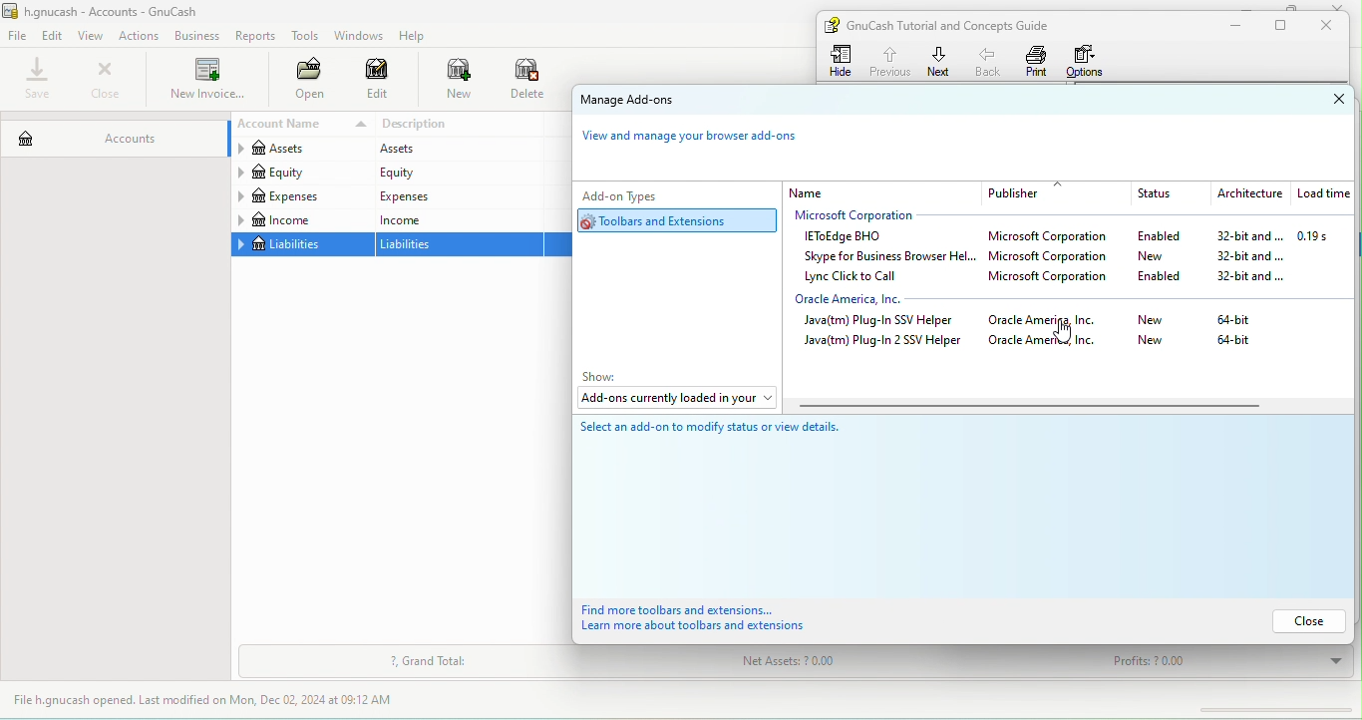 Image resolution: width=1362 pixels, height=720 pixels. Describe the element at coordinates (1240, 318) in the screenshot. I see `64 bit` at that location.